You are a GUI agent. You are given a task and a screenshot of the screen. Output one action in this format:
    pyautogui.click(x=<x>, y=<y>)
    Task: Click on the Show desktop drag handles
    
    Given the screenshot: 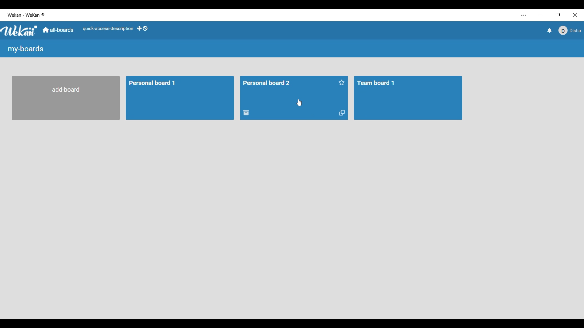 What is the action you would take?
    pyautogui.click(x=142, y=28)
    